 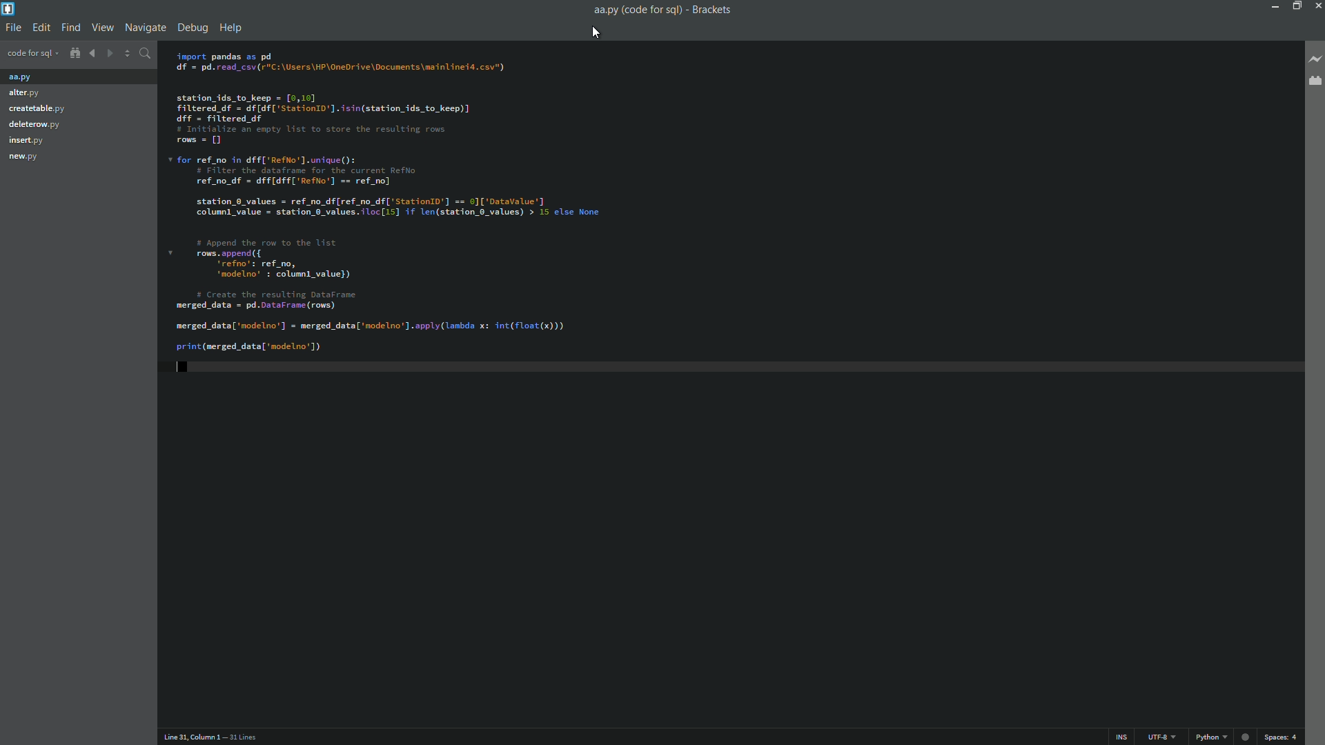 What do you see at coordinates (193, 28) in the screenshot?
I see `debug menu` at bounding box center [193, 28].